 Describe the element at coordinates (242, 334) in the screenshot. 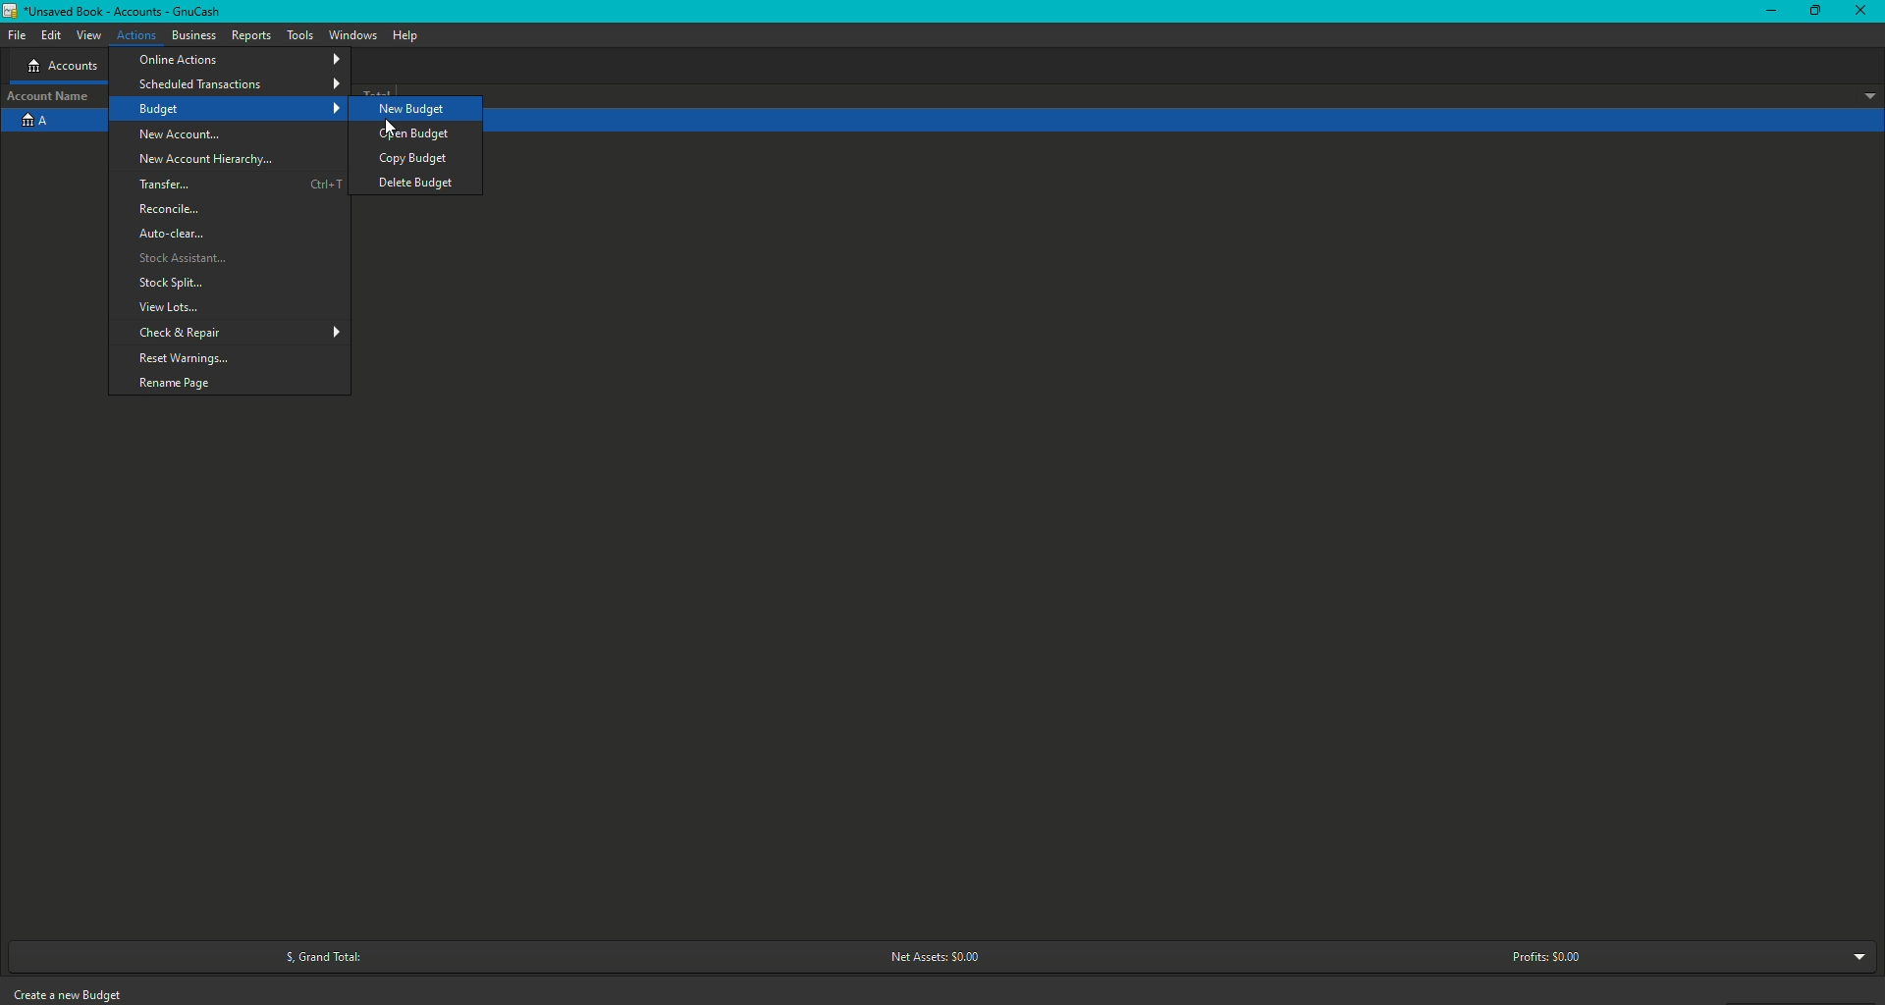

I see `Check and Repair` at that location.